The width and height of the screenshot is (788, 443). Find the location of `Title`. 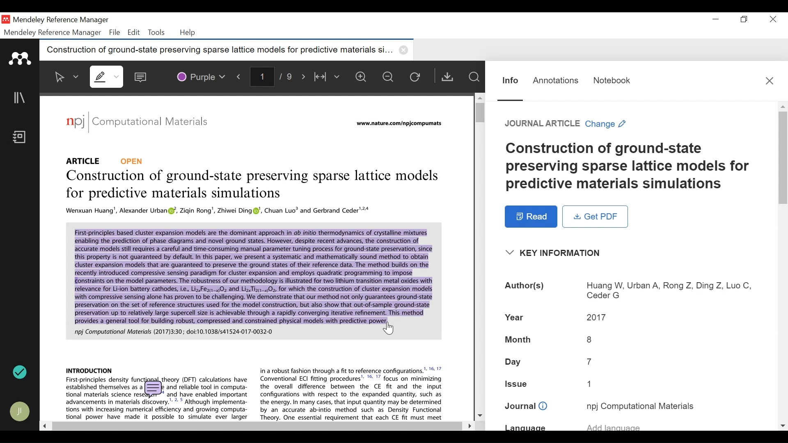

Title is located at coordinates (254, 186).